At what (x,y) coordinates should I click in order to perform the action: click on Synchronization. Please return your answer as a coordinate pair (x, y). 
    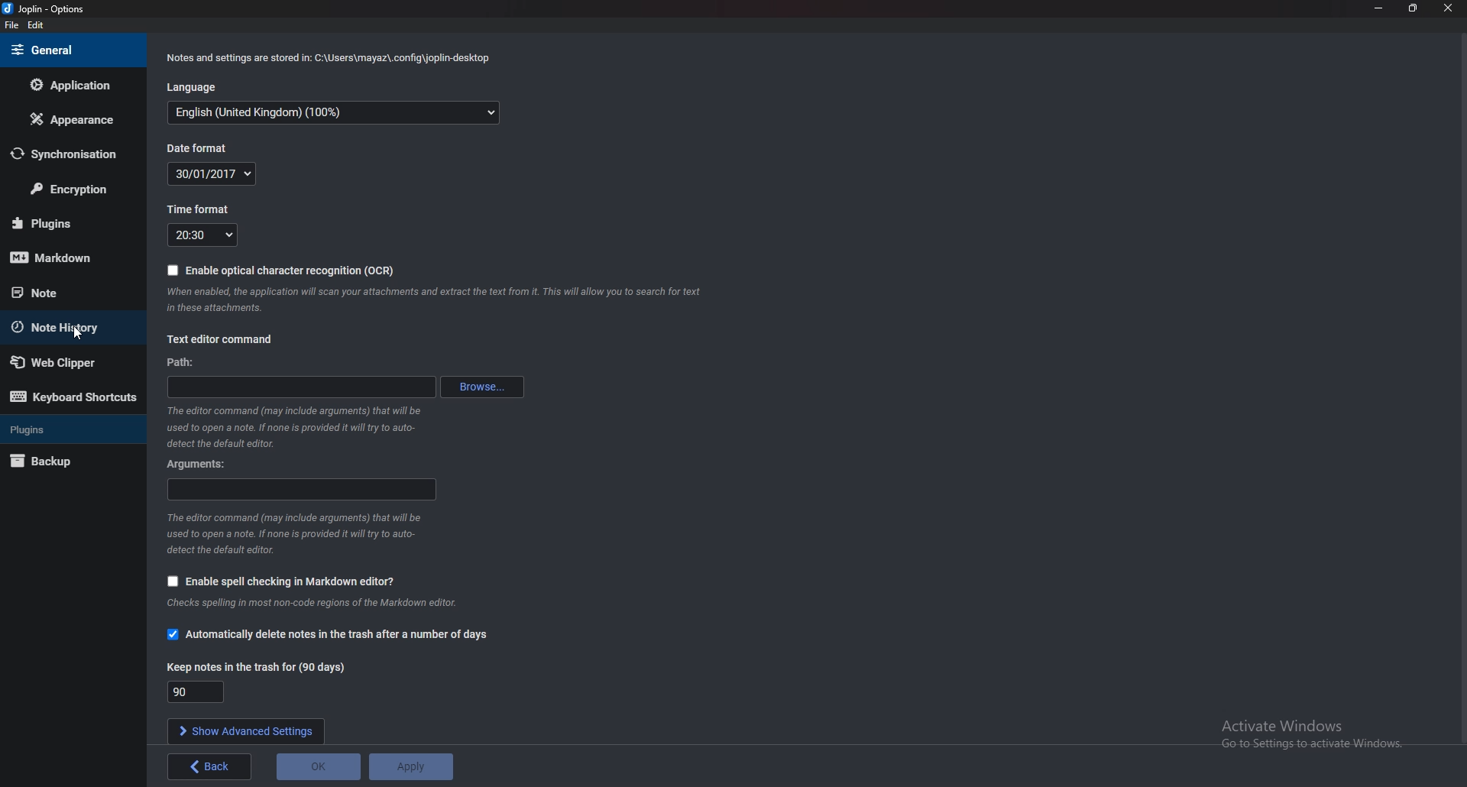
    Looking at the image, I should click on (71, 154).